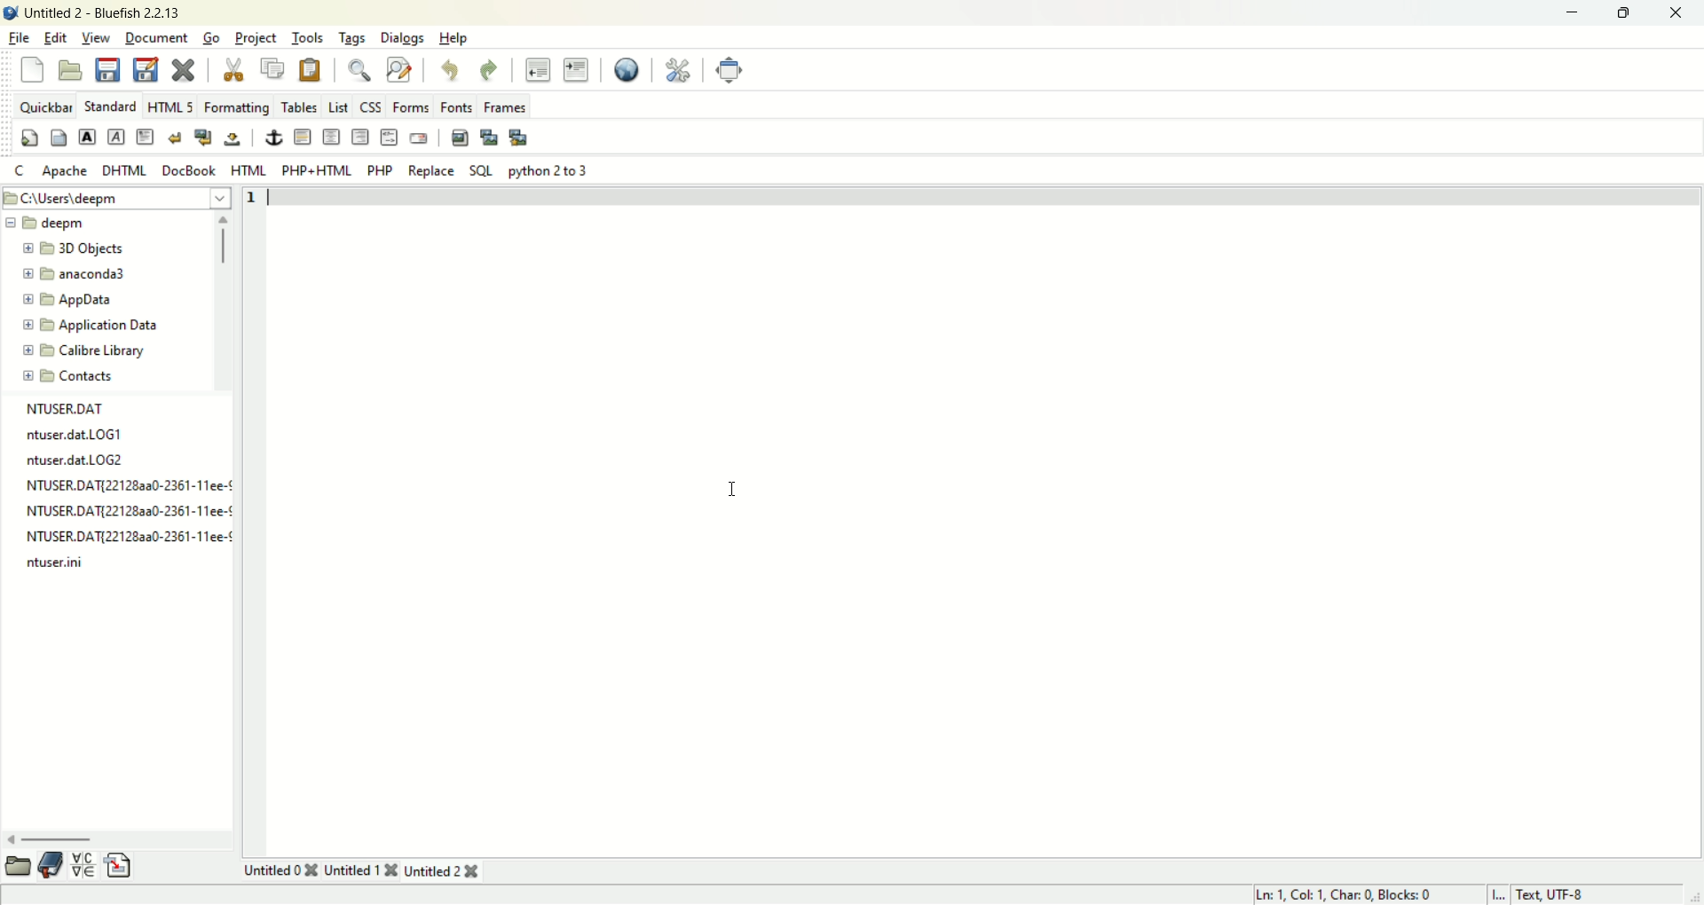 This screenshot has width=1704, height=905. Describe the element at coordinates (178, 138) in the screenshot. I see `break` at that location.